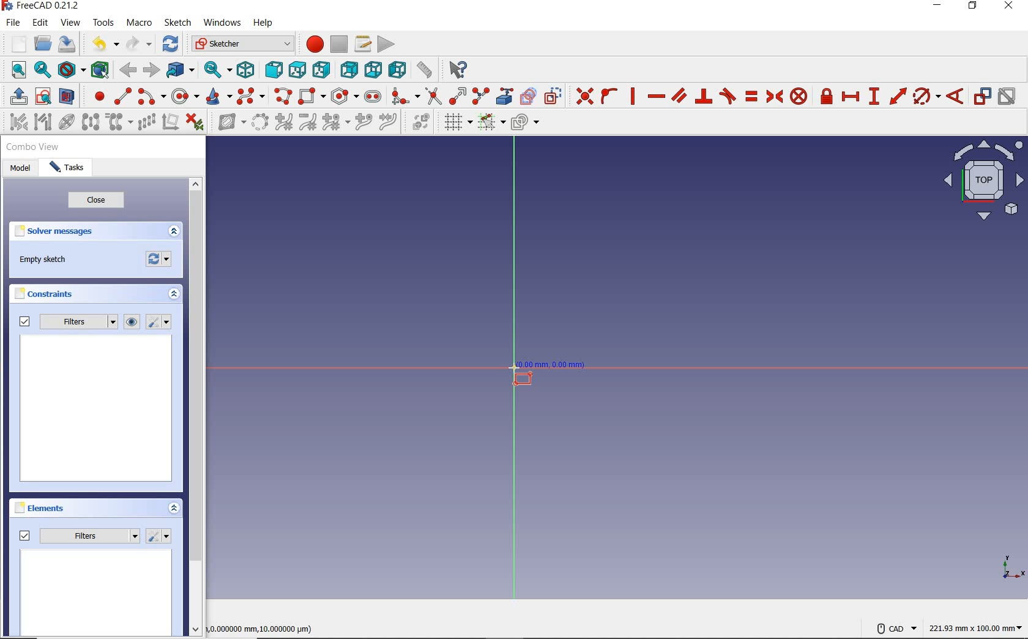 Image resolution: width=1028 pixels, height=639 pixels. What do you see at coordinates (527, 124) in the screenshot?
I see `configure rendering order` at bounding box center [527, 124].